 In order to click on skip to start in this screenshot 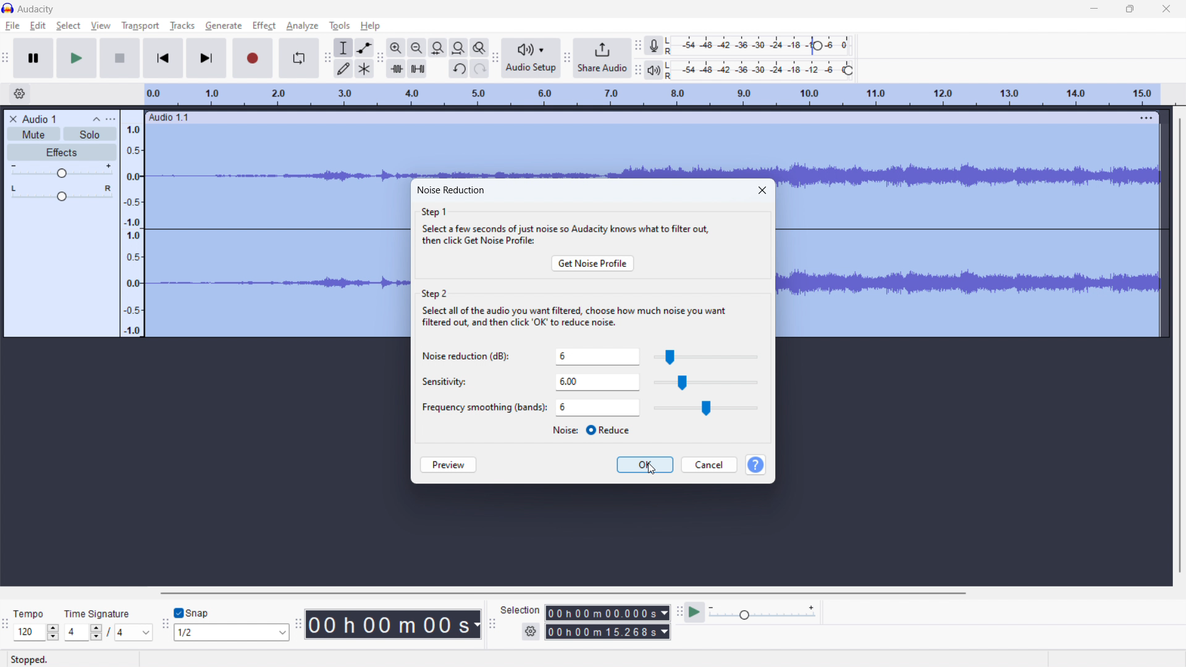, I will do `click(162, 58)`.